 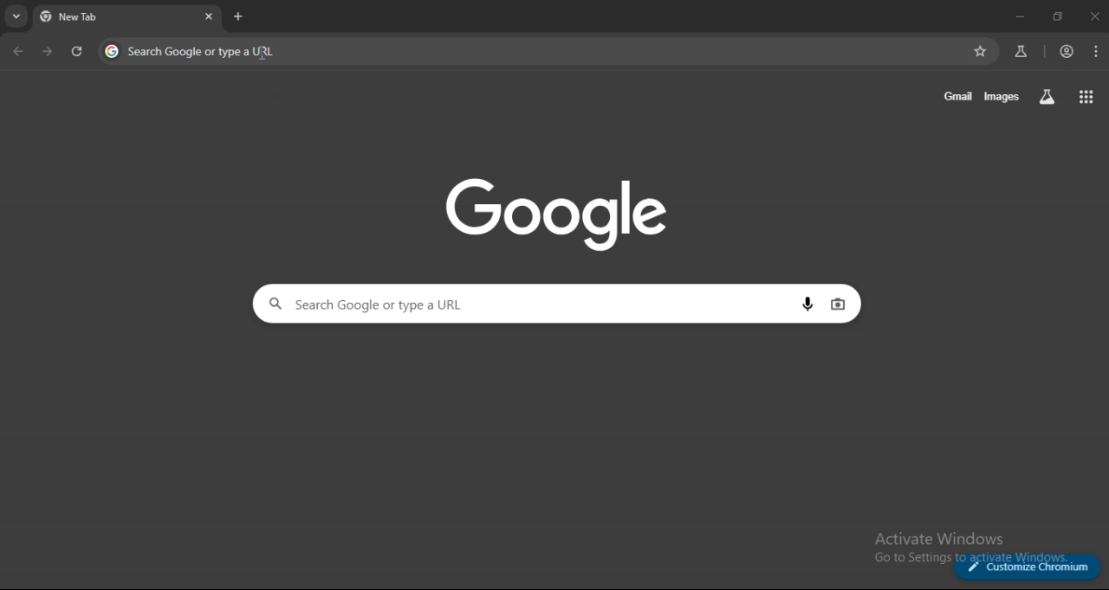 What do you see at coordinates (1093, 17) in the screenshot?
I see `close` at bounding box center [1093, 17].